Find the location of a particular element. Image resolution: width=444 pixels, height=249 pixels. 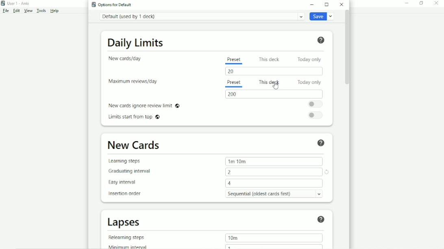

User 1 - Anki is located at coordinates (18, 3).